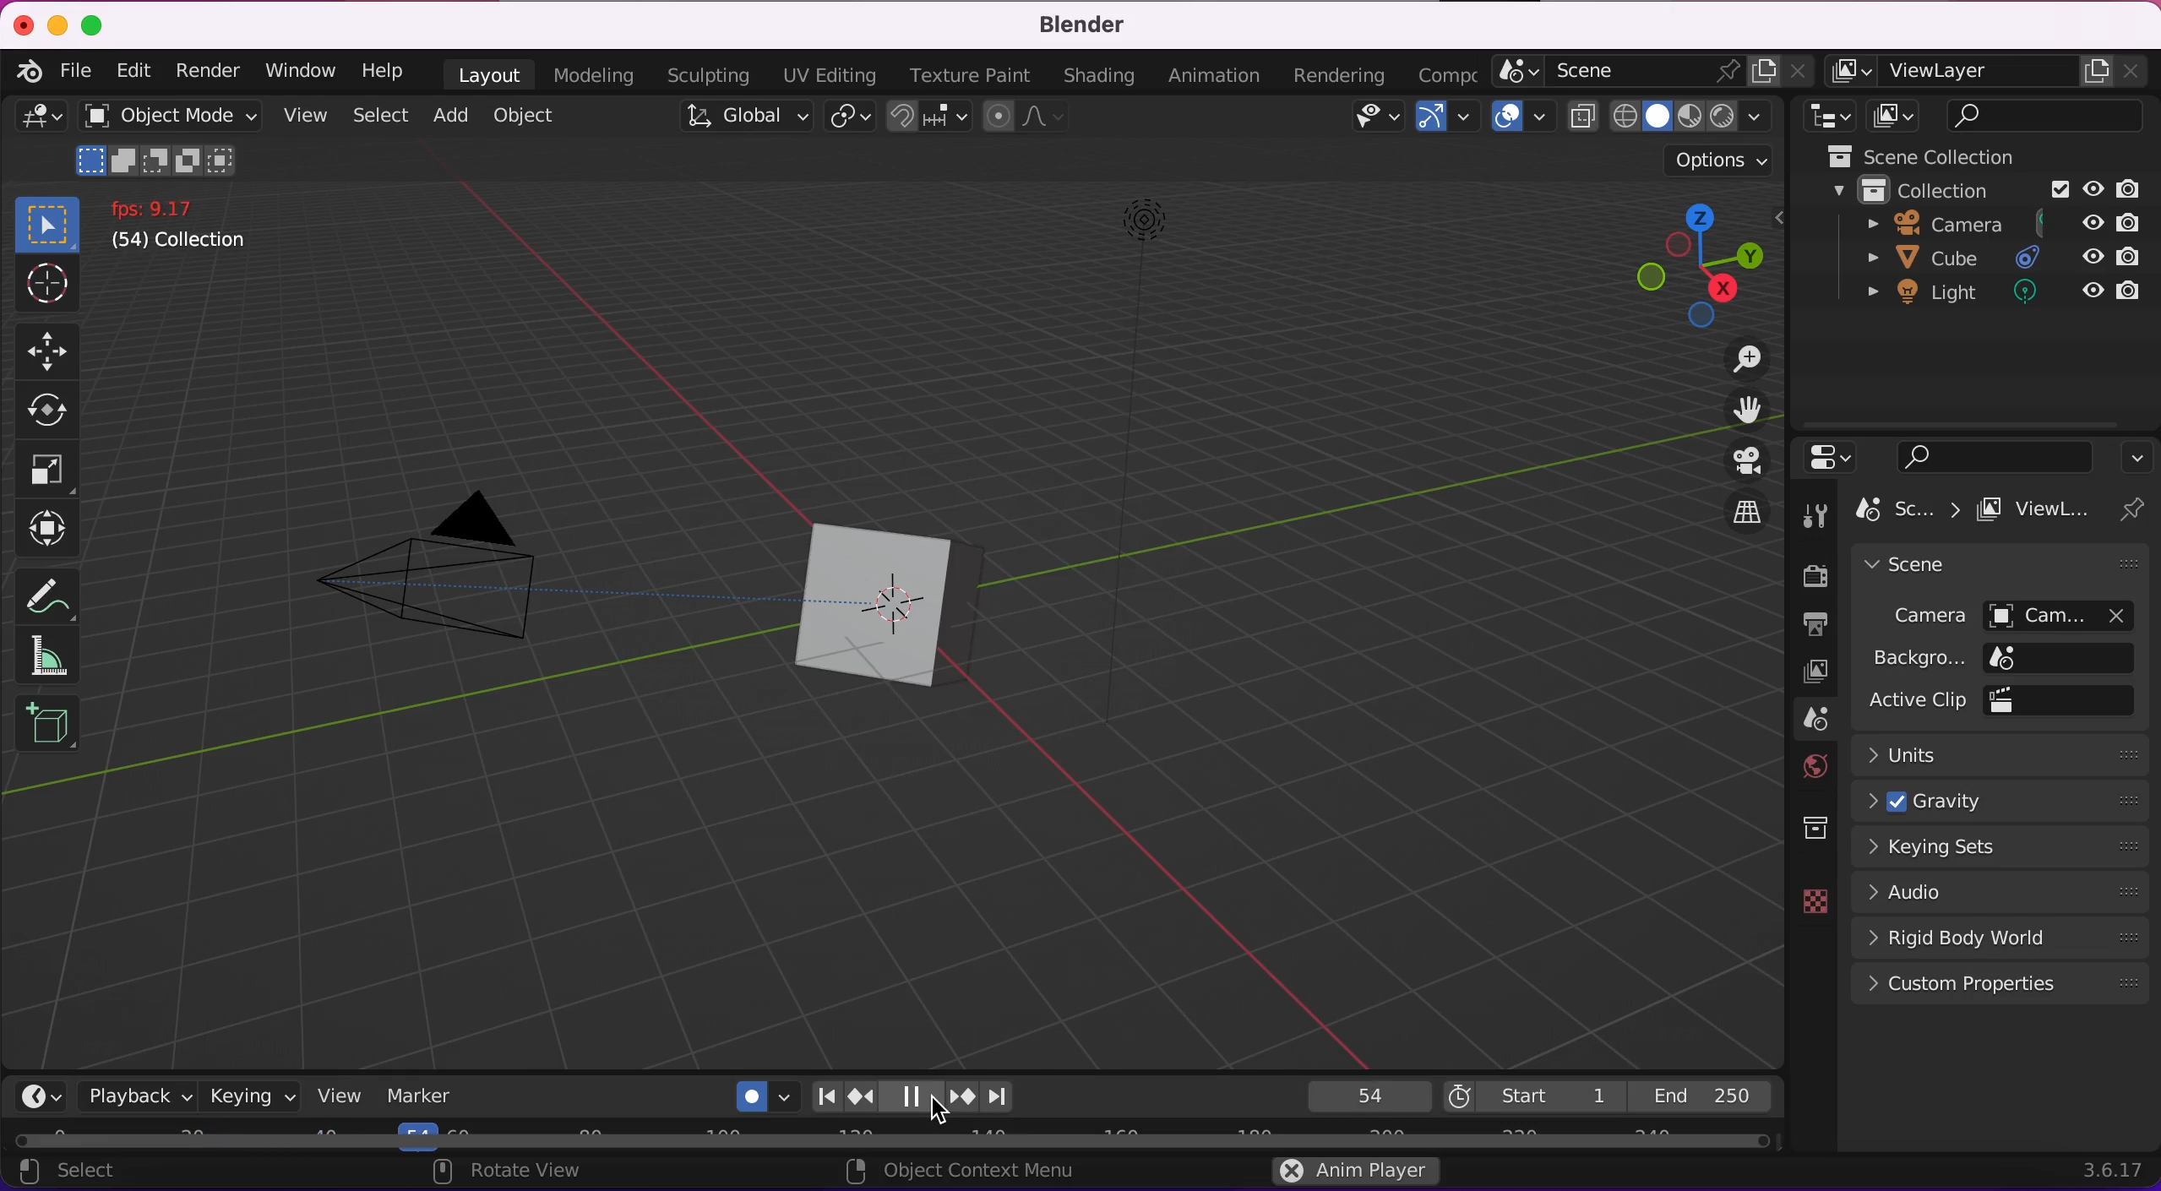 This screenshot has width=2161, height=1191. Describe the element at coordinates (527, 115) in the screenshot. I see `object` at that location.